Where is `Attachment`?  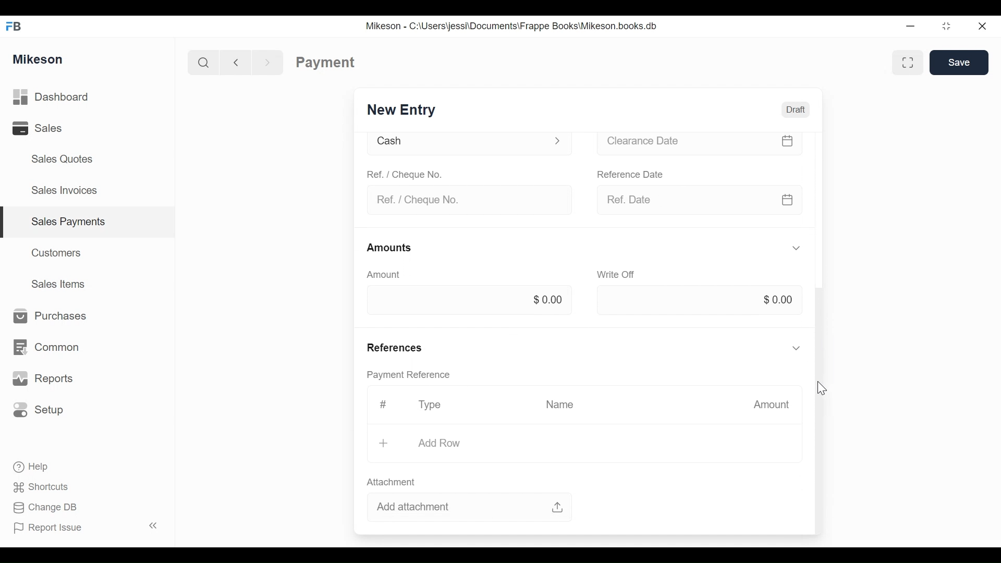 Attachment is located at coordinates (391, 483).